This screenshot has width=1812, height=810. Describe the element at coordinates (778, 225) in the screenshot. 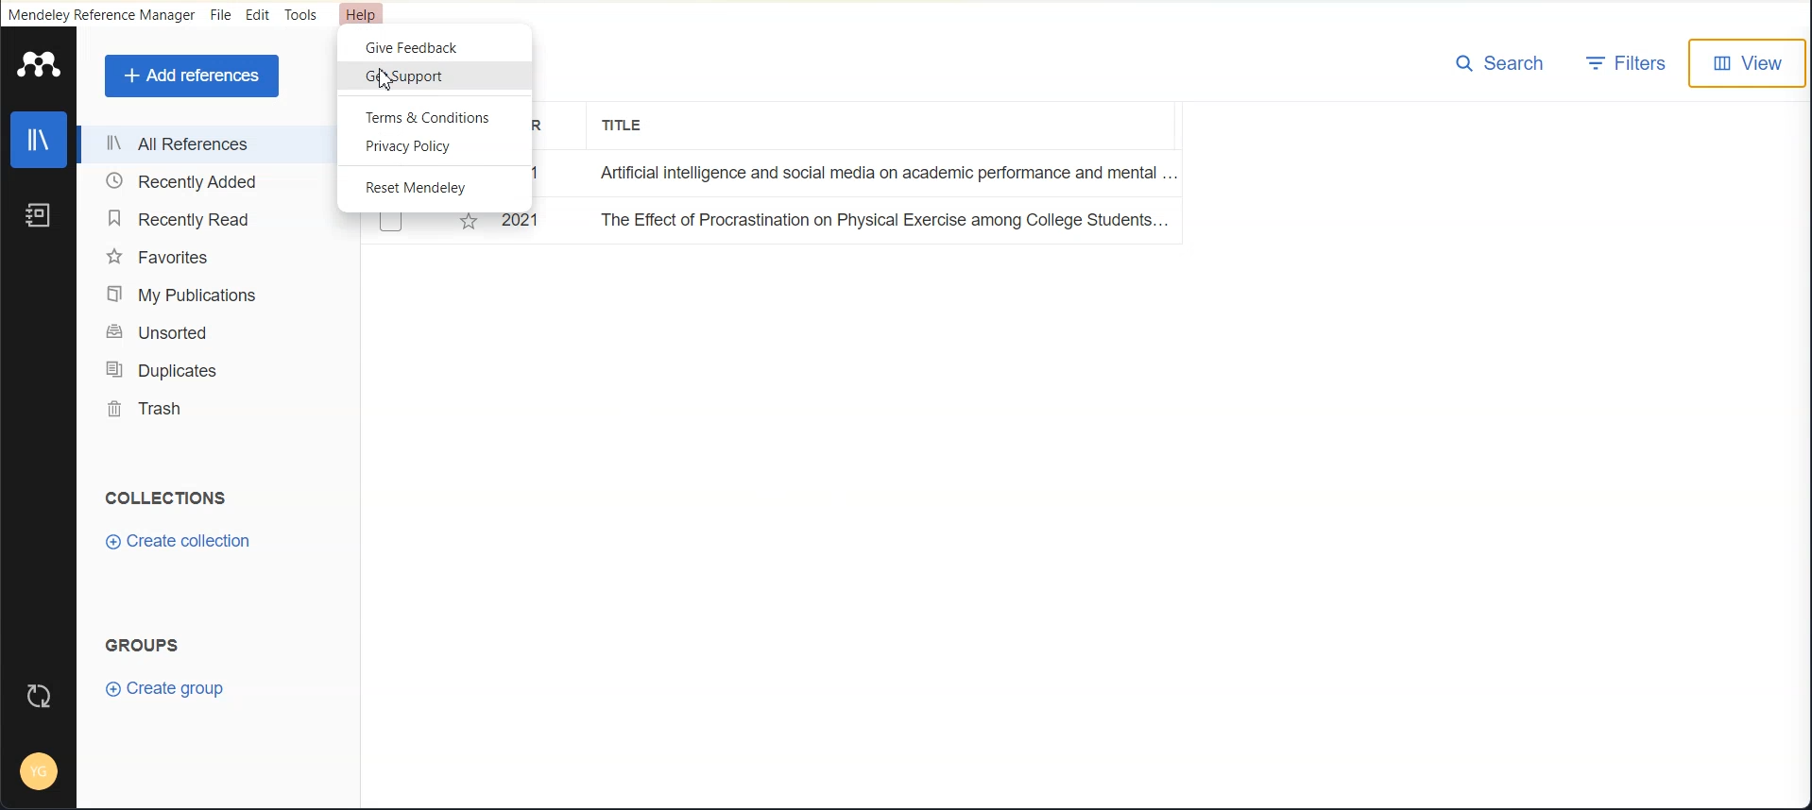

I see `The Effect of Procrastination on Physical Exercise among College Students...` at that location.